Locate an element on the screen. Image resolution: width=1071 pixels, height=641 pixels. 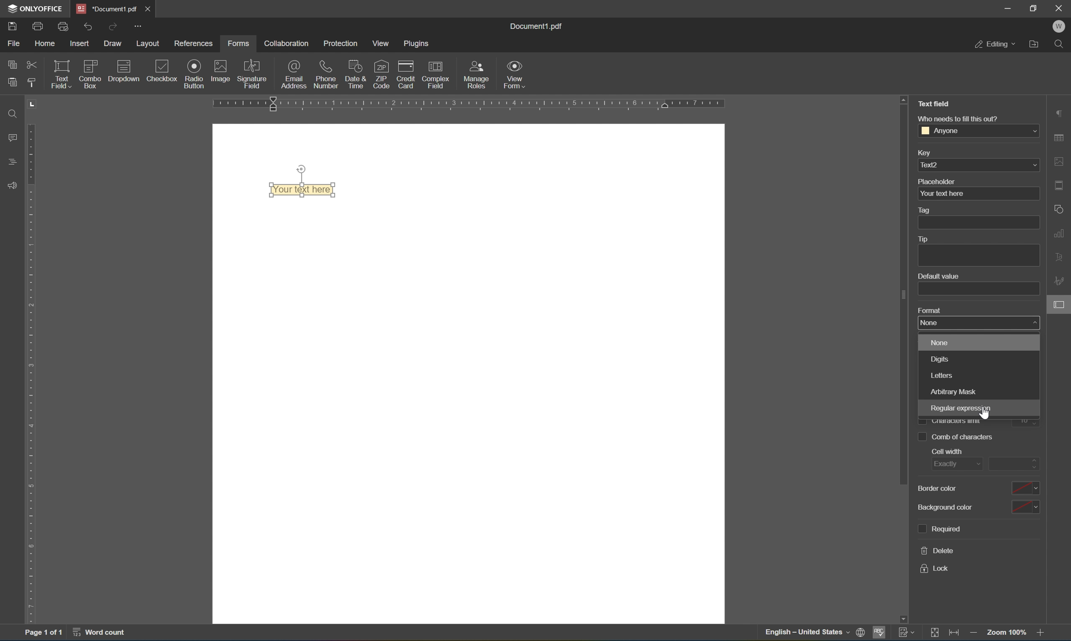
background color is located at coordinates (949, 509).